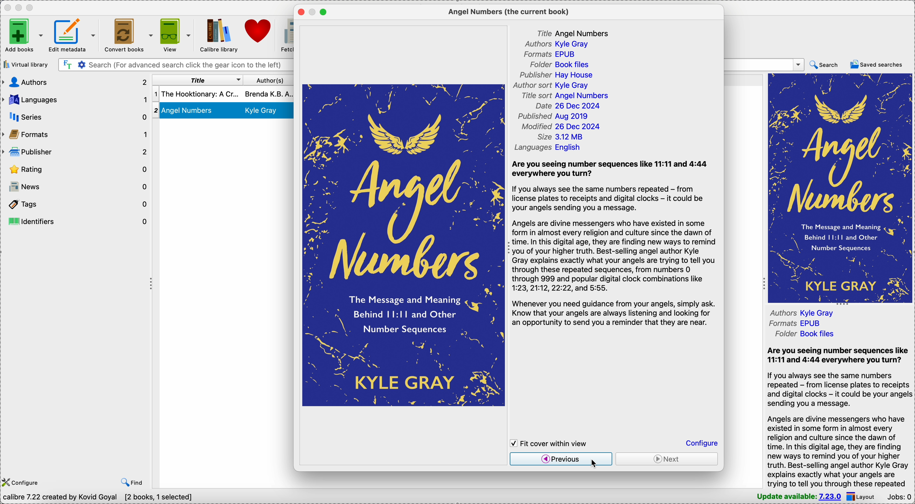  What do you see at coordinates (26, 64) in the screenshot?
I see `virtual library` at bounding box center [26, 64].